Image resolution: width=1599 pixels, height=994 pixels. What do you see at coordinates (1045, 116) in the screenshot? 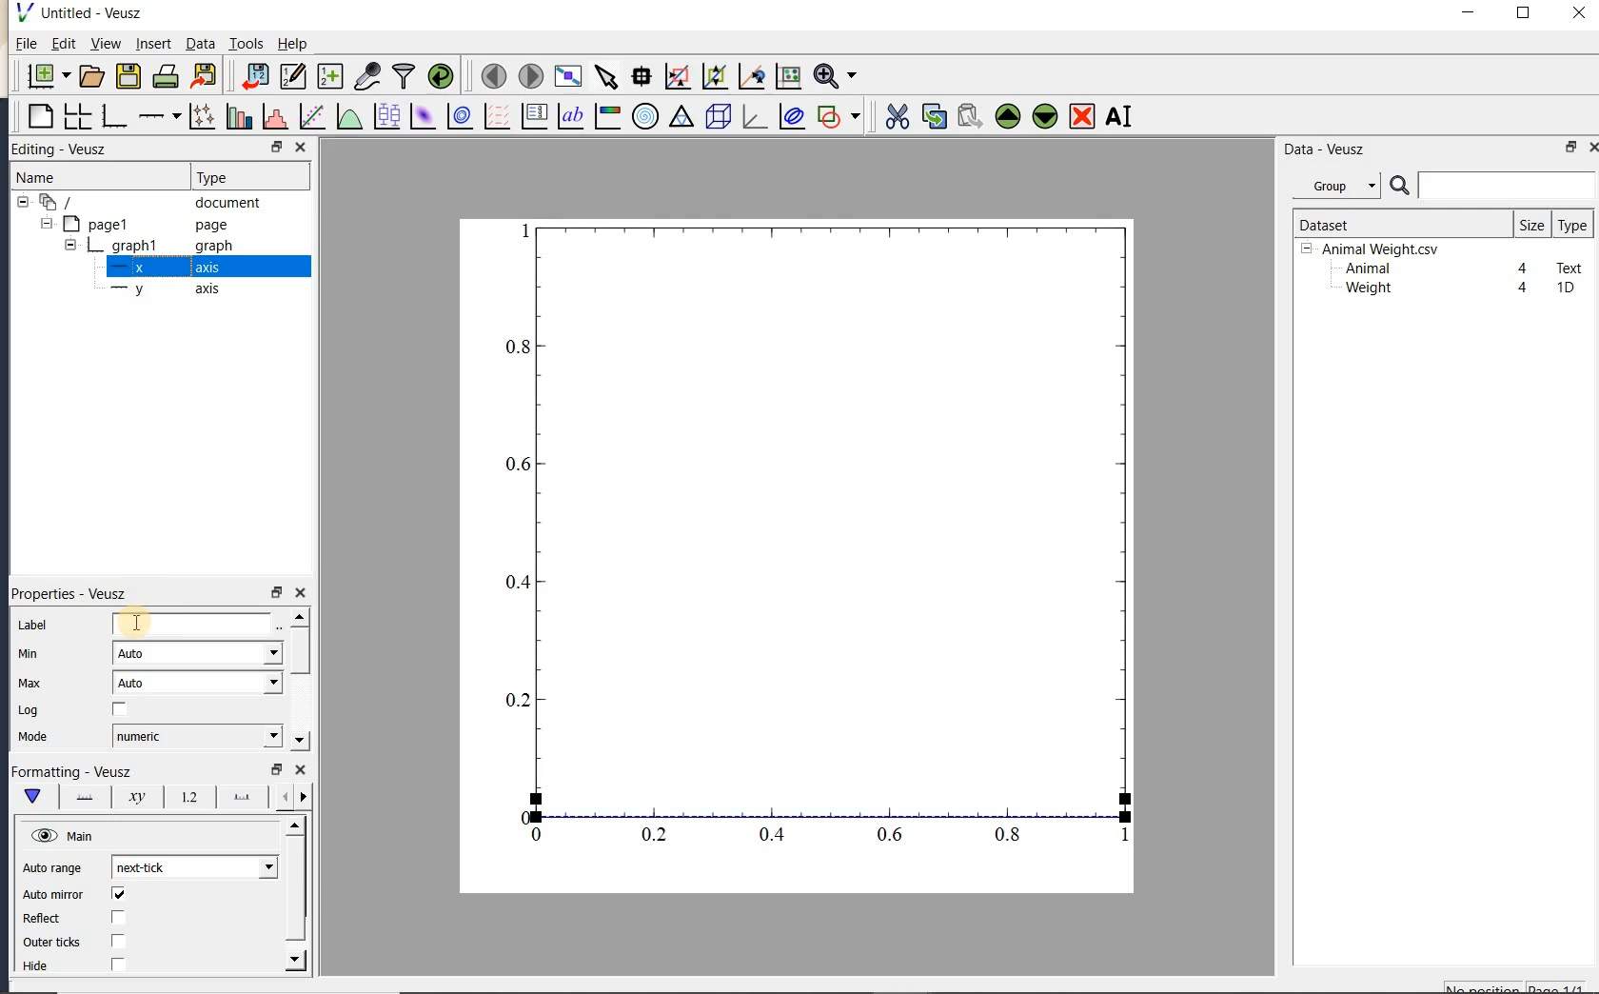
I see `move the selected widget down` at bounding box center [1045, 116].